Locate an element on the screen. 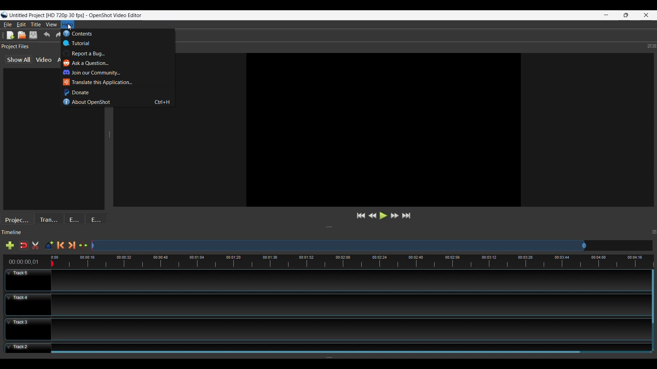 The height and width of the screenshot is (369, 657). Openshot Desktop icon is located at coordinates (4, 14).